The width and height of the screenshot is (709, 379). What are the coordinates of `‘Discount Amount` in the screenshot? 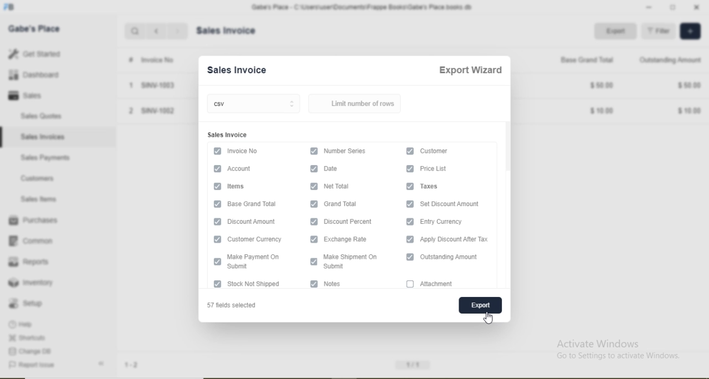 It's located at (256, 222).